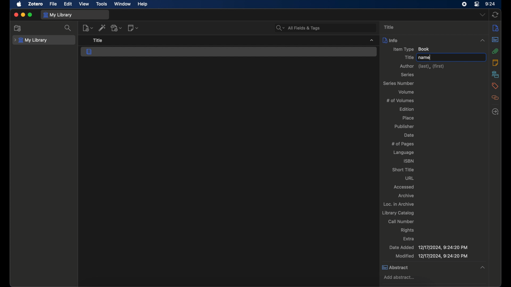 This screenshot has height=287, width=511. I want to click on language, so click(404, 153).